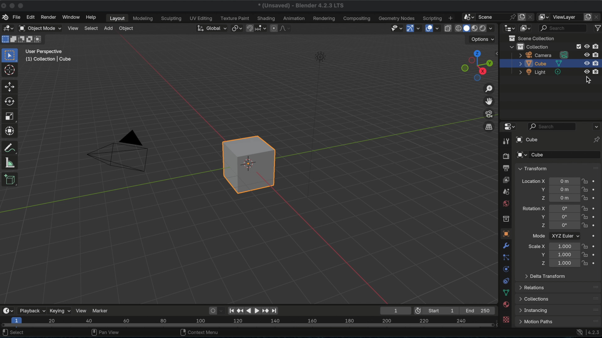 The image size is (602, 338). I want to click on snapping, so click(256, 28).